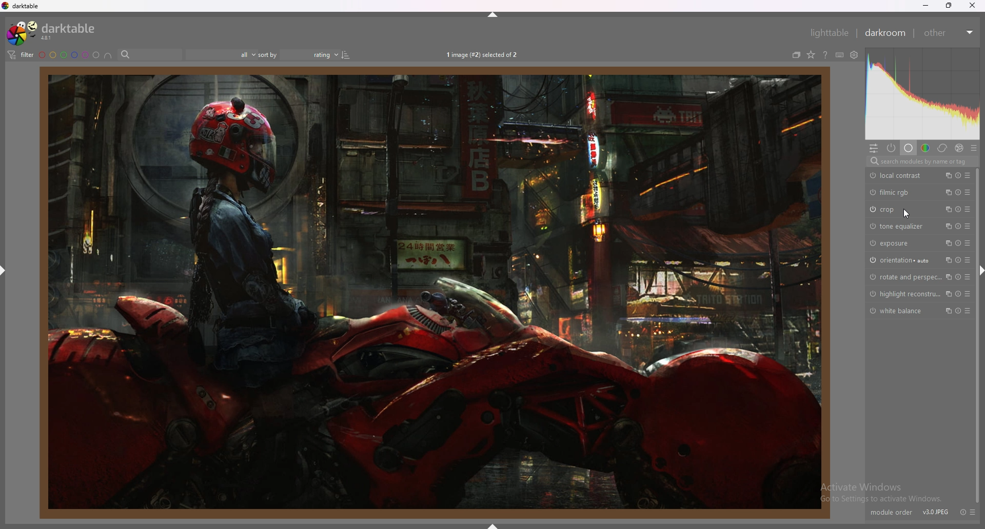 This screenshot has width=985, height=529. What do you see at coordinates (958, 311) in the screenshot?
I see `reset` at bounding box center [958, 311].